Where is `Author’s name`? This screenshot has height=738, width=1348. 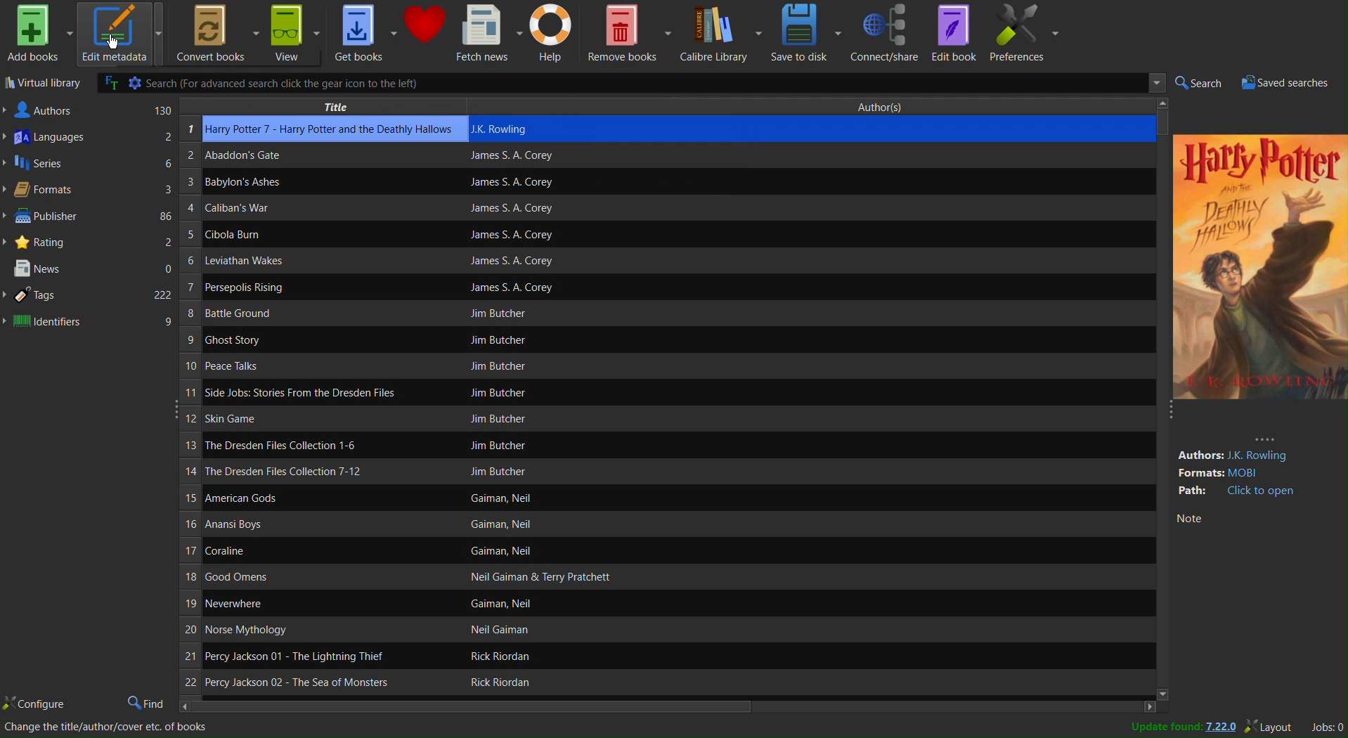 Author’s name is located at coordinates (630, 446).